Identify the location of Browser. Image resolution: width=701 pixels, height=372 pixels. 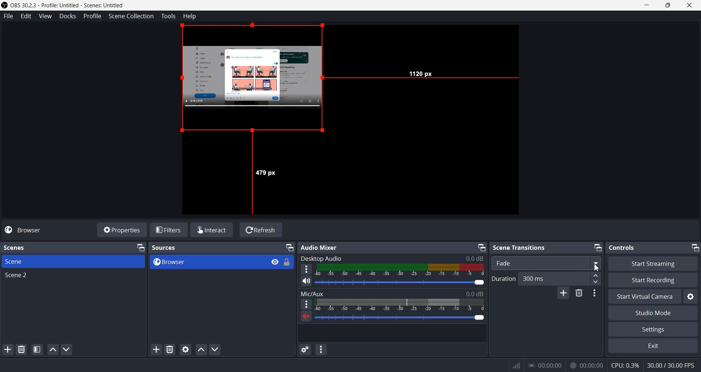
(208, 262).